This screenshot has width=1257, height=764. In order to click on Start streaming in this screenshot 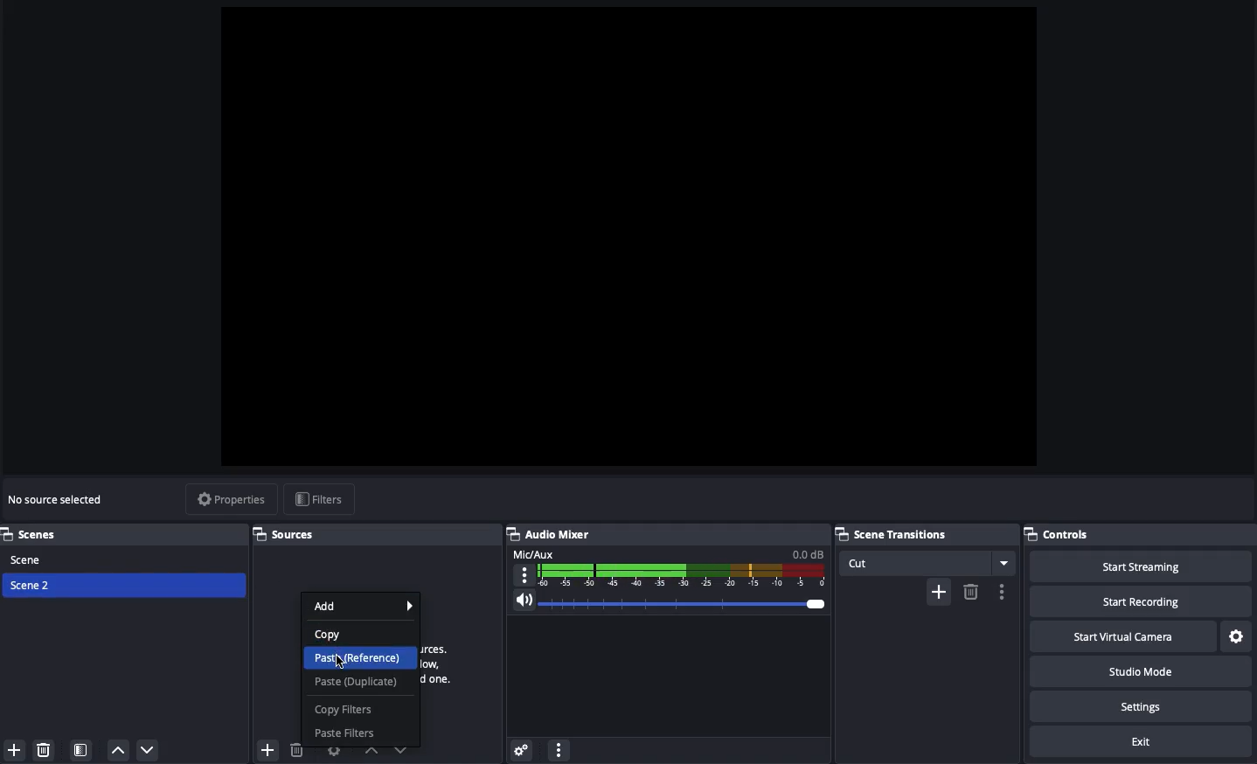, I will do `click(1141, 566)`.